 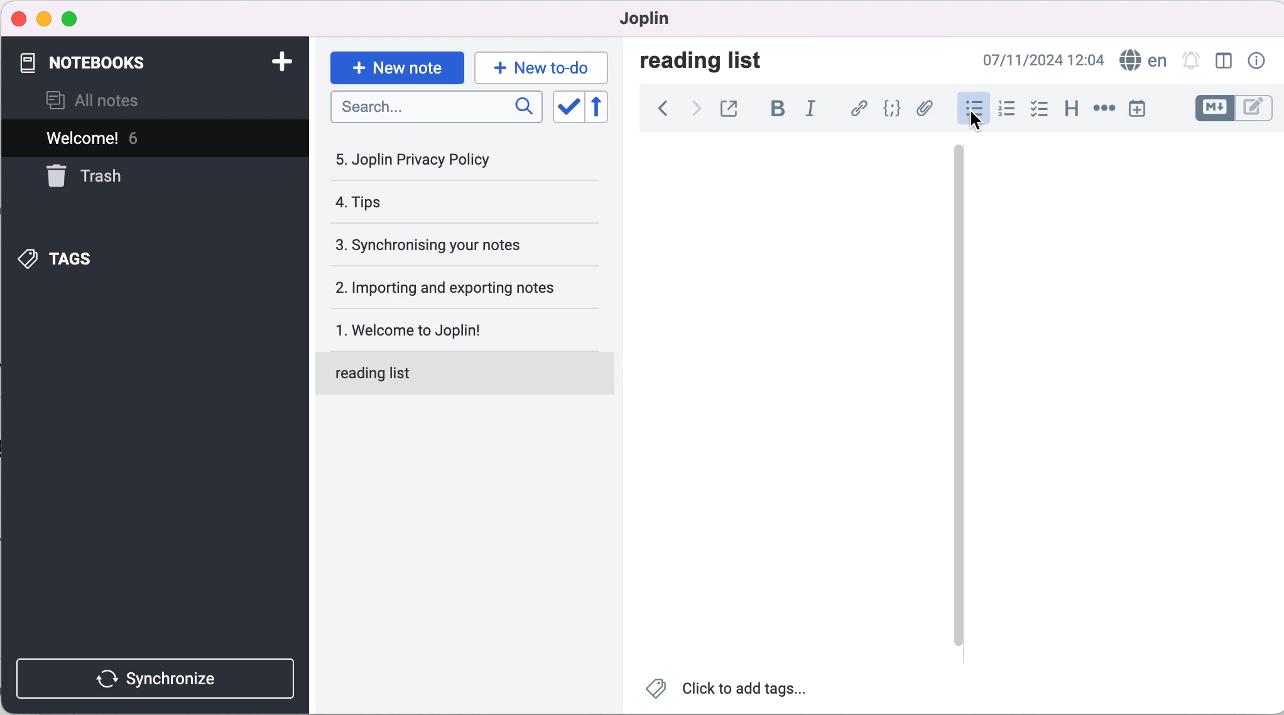 What do you see at coordinates (285, 62) in the screenshot?
I see `add notebook` at bounding box center [285, 62].